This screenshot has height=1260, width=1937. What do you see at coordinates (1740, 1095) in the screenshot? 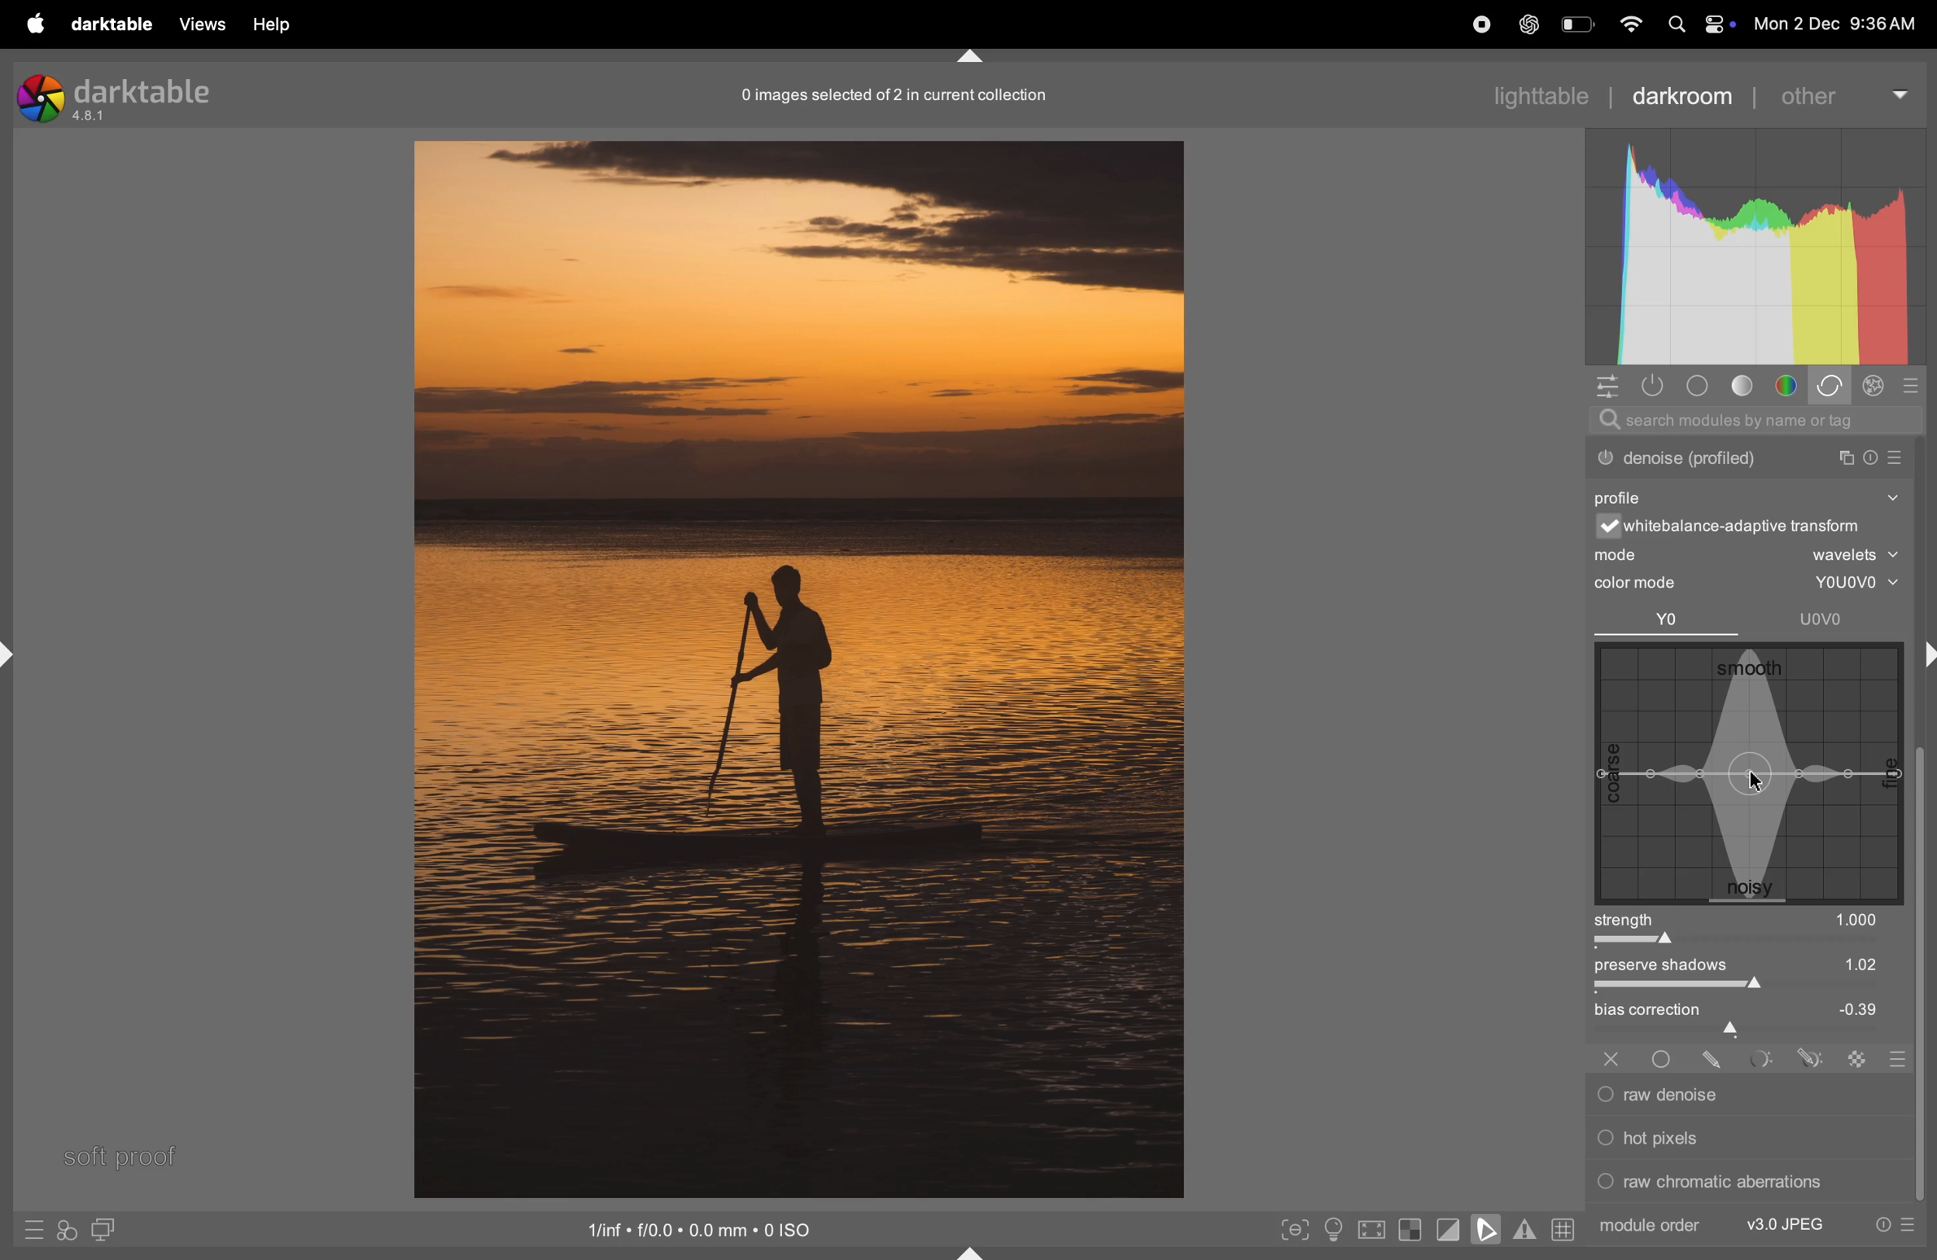
I see `raw denoise` at bounding box center [1740, 1095].